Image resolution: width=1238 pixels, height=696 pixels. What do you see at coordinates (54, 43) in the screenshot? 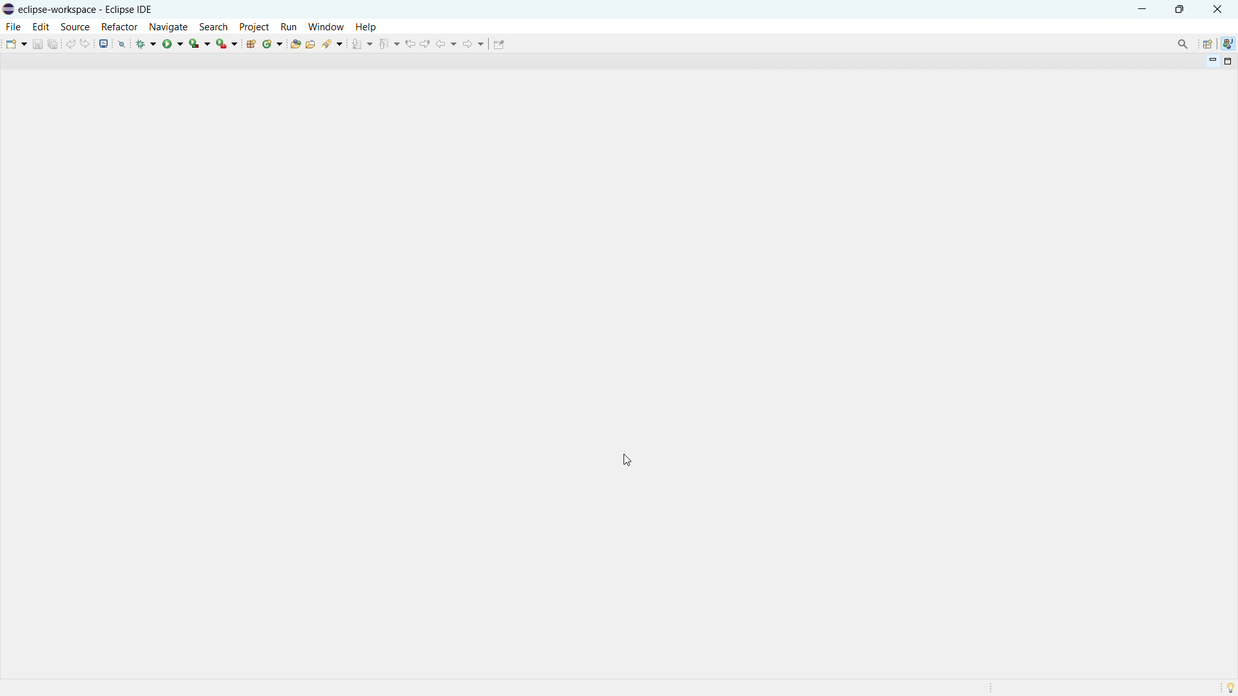
I see `save all` at bounding box center [54, 43].